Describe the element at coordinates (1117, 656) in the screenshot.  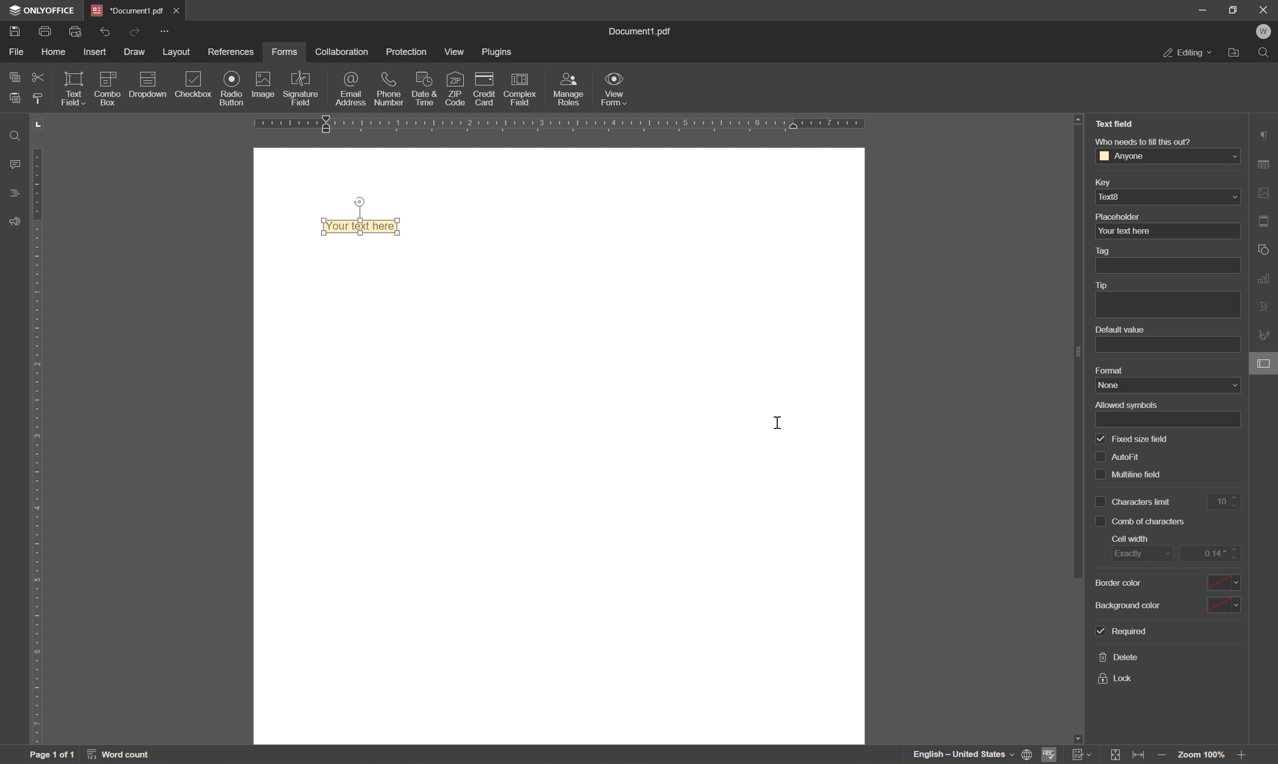
I see `delete` at that location.